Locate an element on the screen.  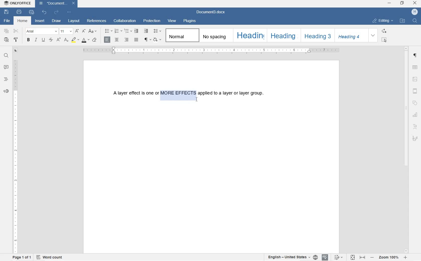
UNDO is located at coordinates (44, 12).